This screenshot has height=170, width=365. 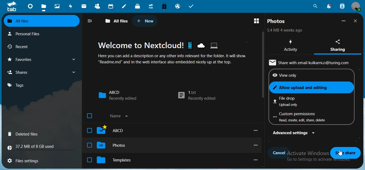 I want to click on view only, so click(x=293, y=75).